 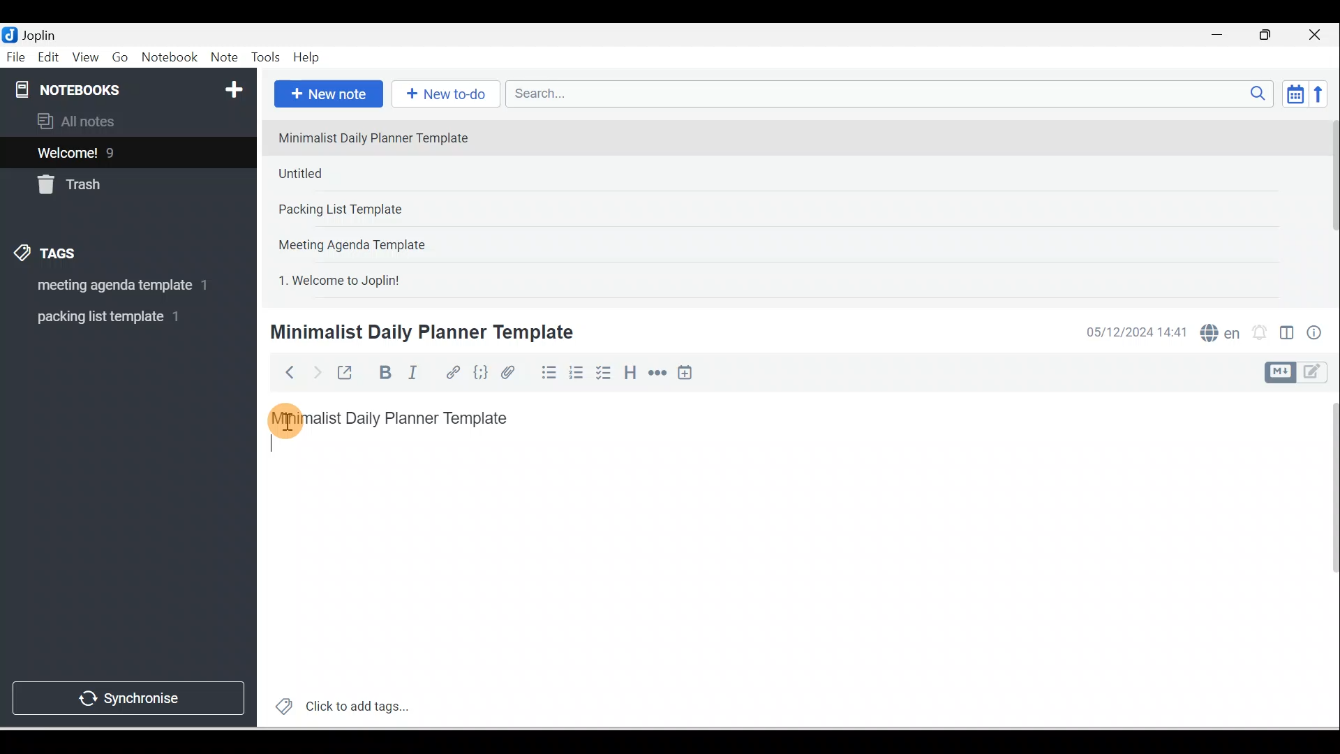 What do you see at coordinates (512, 372) in the screenshot?
I see `Attach file` at bounding box center [512, 372].